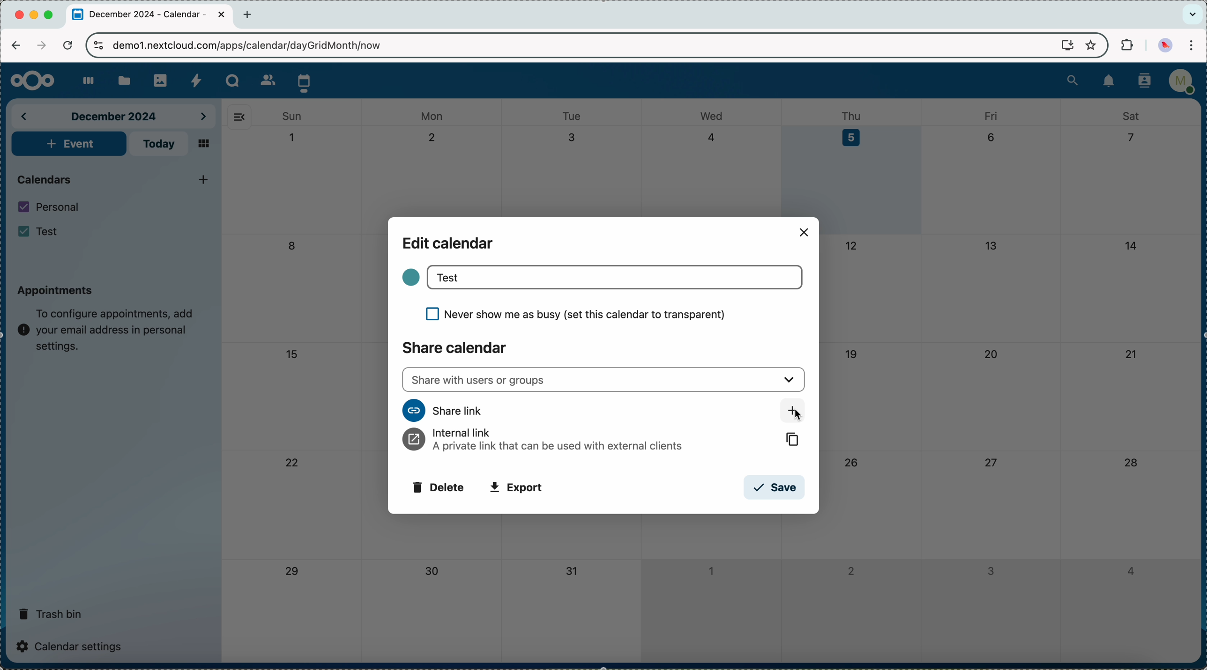 The image size is (1207, 670). I want to click on close Chrome, so click(19, 15).